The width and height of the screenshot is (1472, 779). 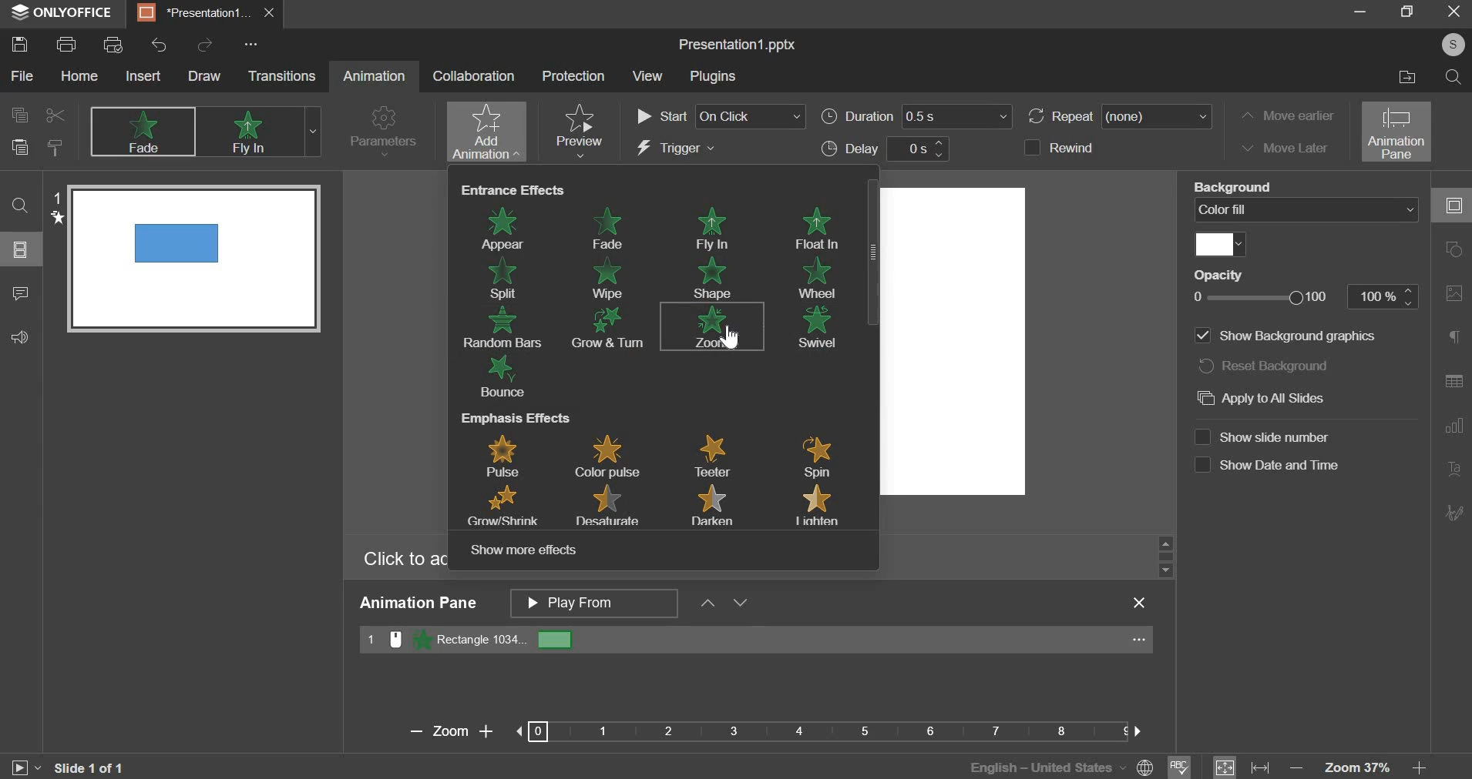 I want to click on minimize, so click(x=1356, y=12).